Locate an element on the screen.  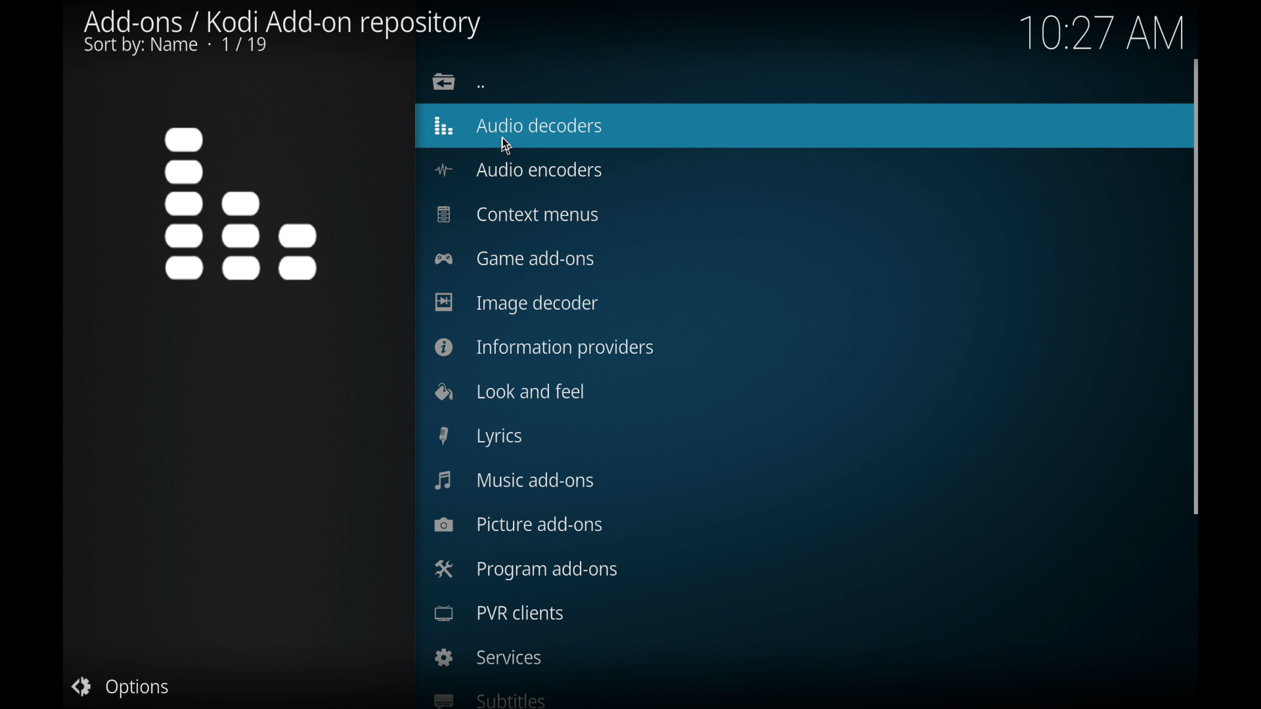
audio encoders is located at coordinates (518, 170).